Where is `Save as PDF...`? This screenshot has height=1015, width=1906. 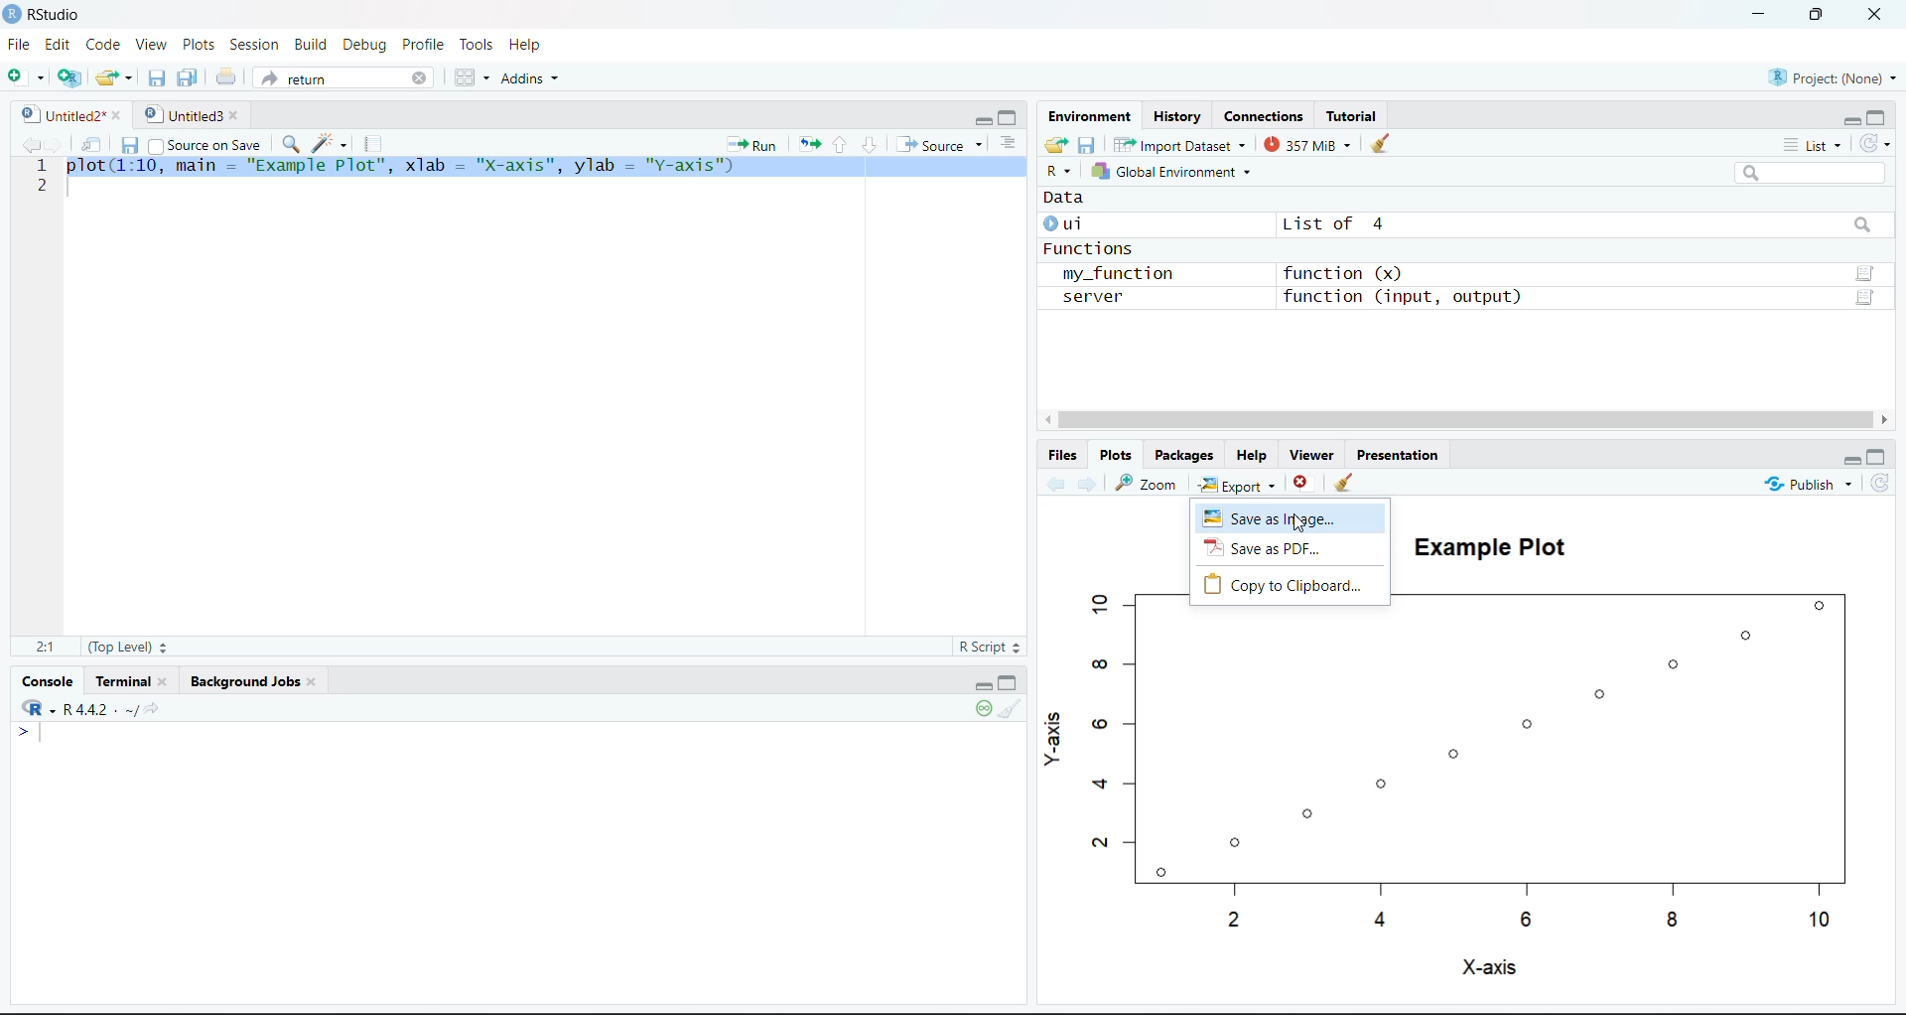
Save as PDF... is located at coordinates (1293, 549).